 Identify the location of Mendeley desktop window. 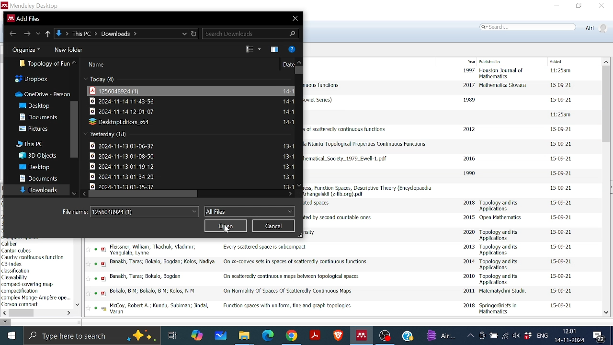
(31, 5).